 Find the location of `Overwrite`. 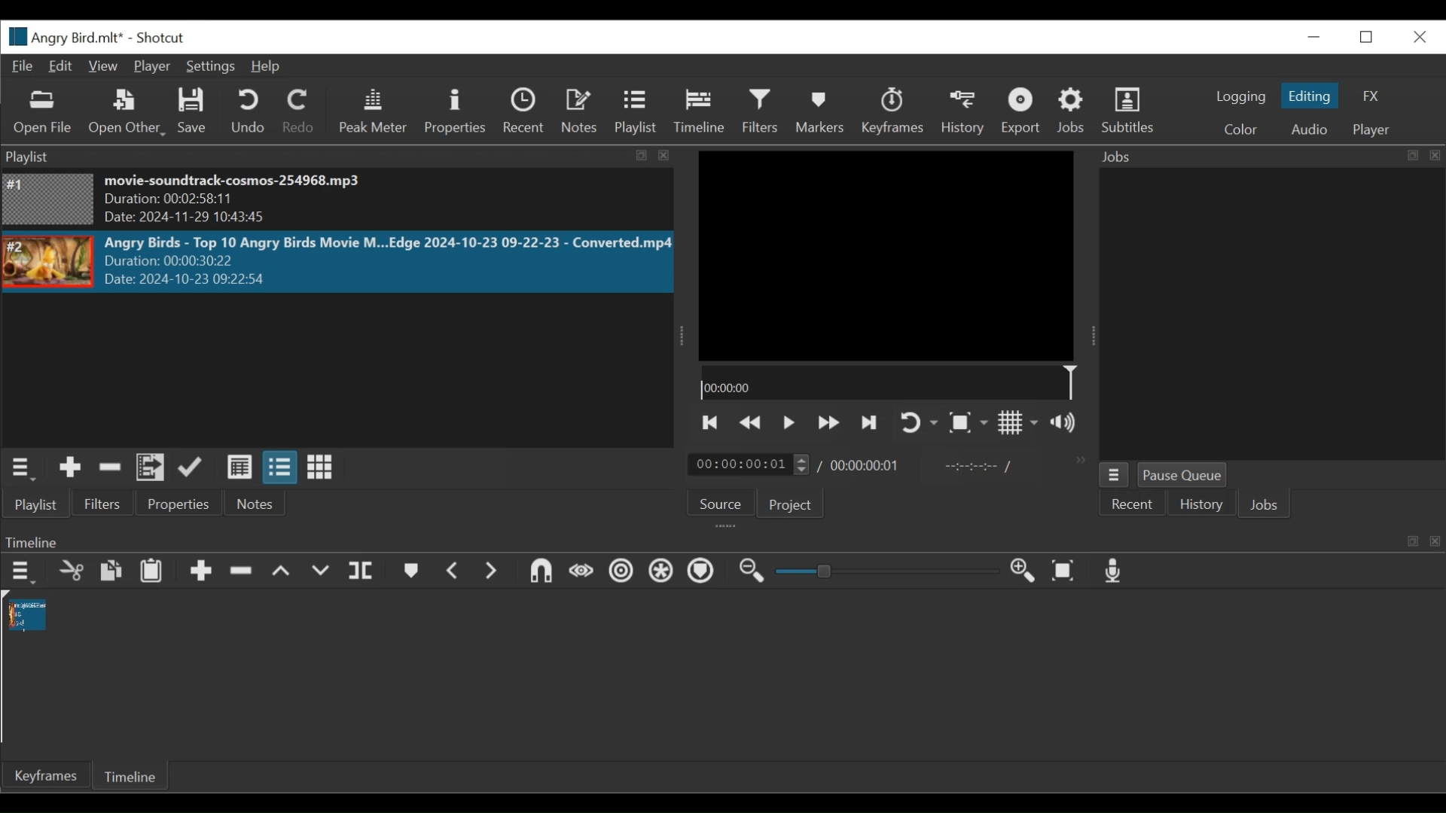

Overwrite is located at coordinates (322, 572).